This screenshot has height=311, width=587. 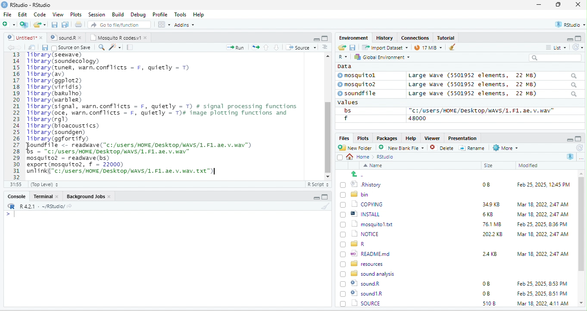 I want to click on + Source +, so click(x=301, y=47).